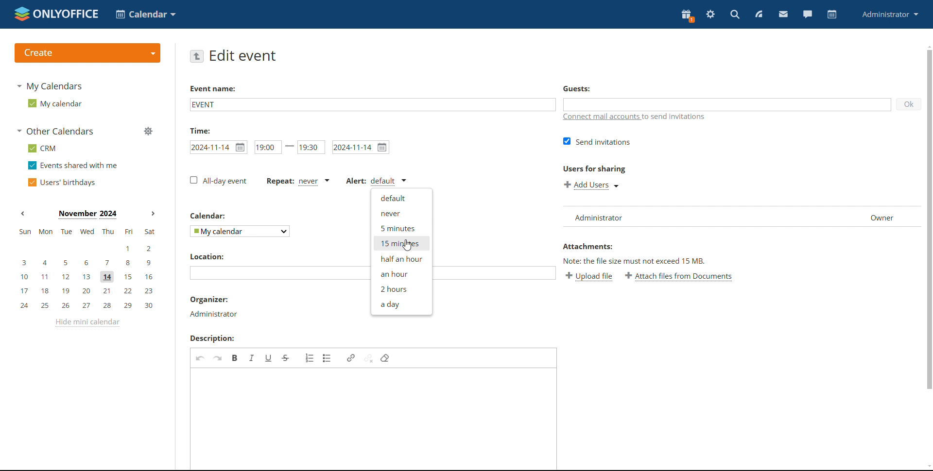 This screenshot has height=471, width=933. I want to click on redo, so click(218, 358).